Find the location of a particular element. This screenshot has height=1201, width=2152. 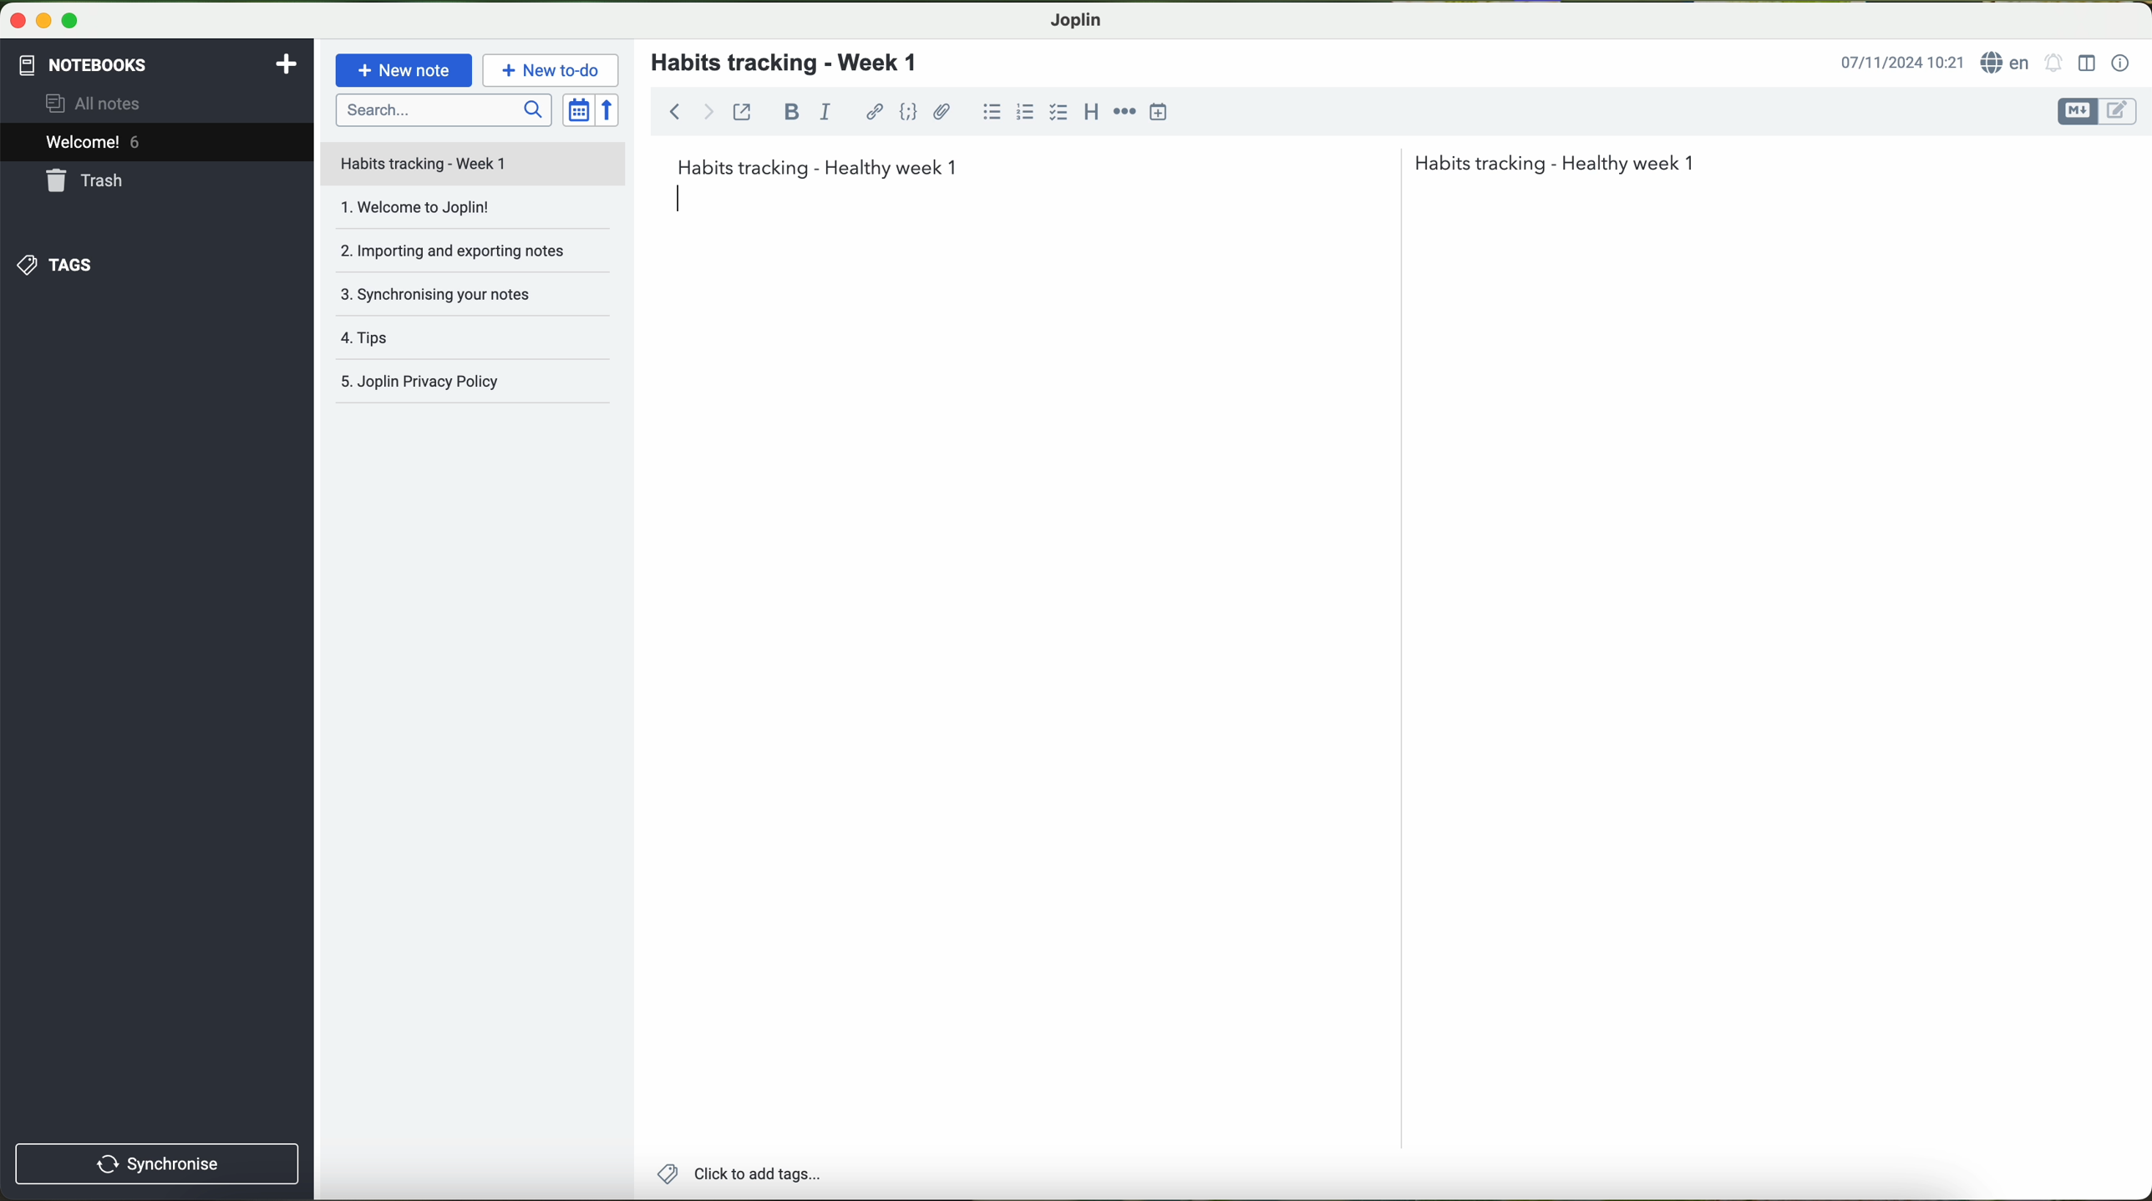

heading is located at coordinates (1089, 110).